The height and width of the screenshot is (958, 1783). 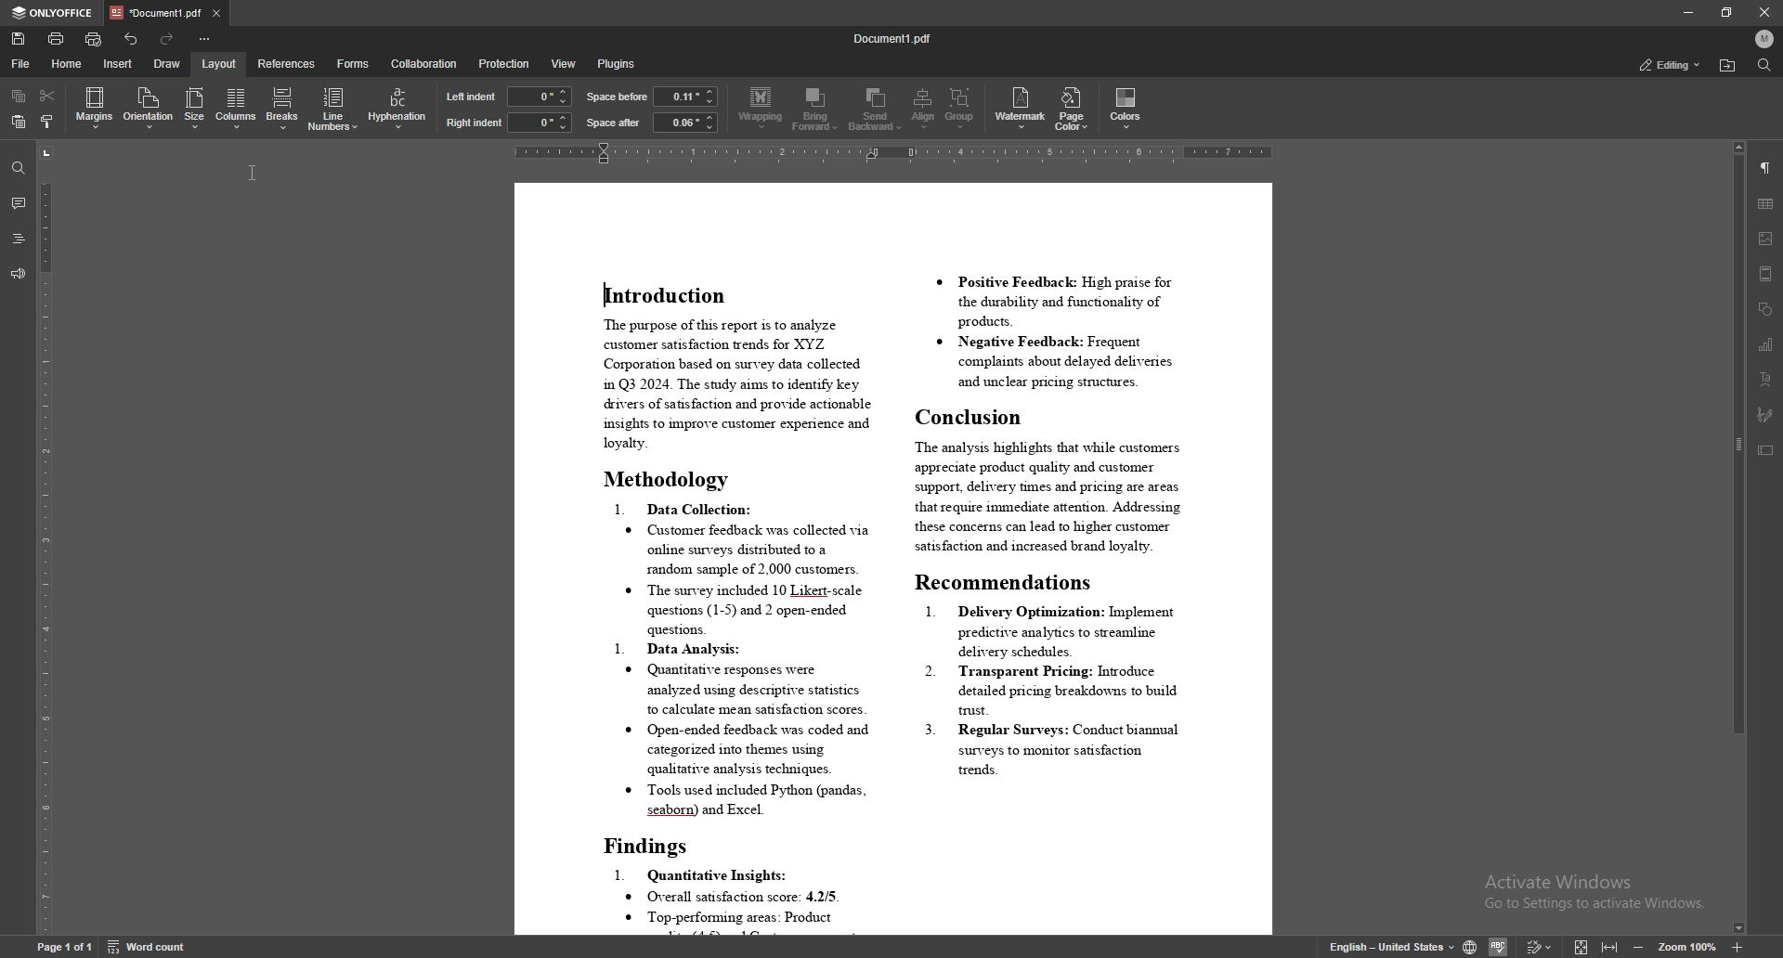 What do you see at coordinates (208, 38) in the screenshot?
I see `configure toolbar` at bounding box center [208, 38].